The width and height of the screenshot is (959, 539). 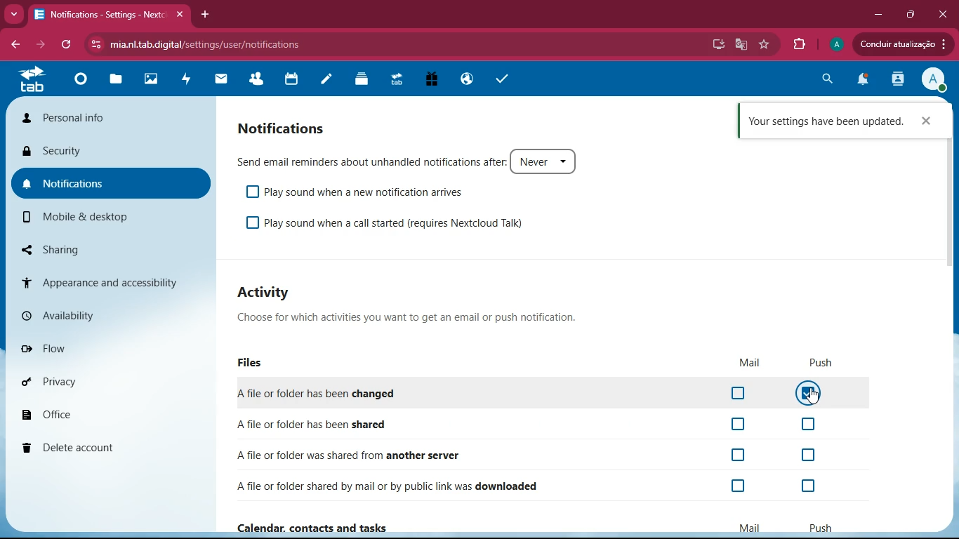 I want to click on tab, so click(x=32, y=81).